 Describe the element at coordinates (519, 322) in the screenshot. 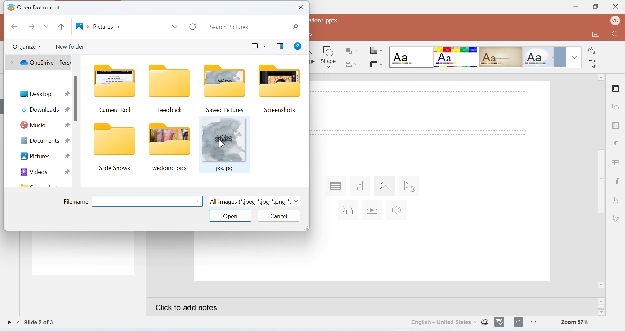

I see `Fit to slide` at that location.